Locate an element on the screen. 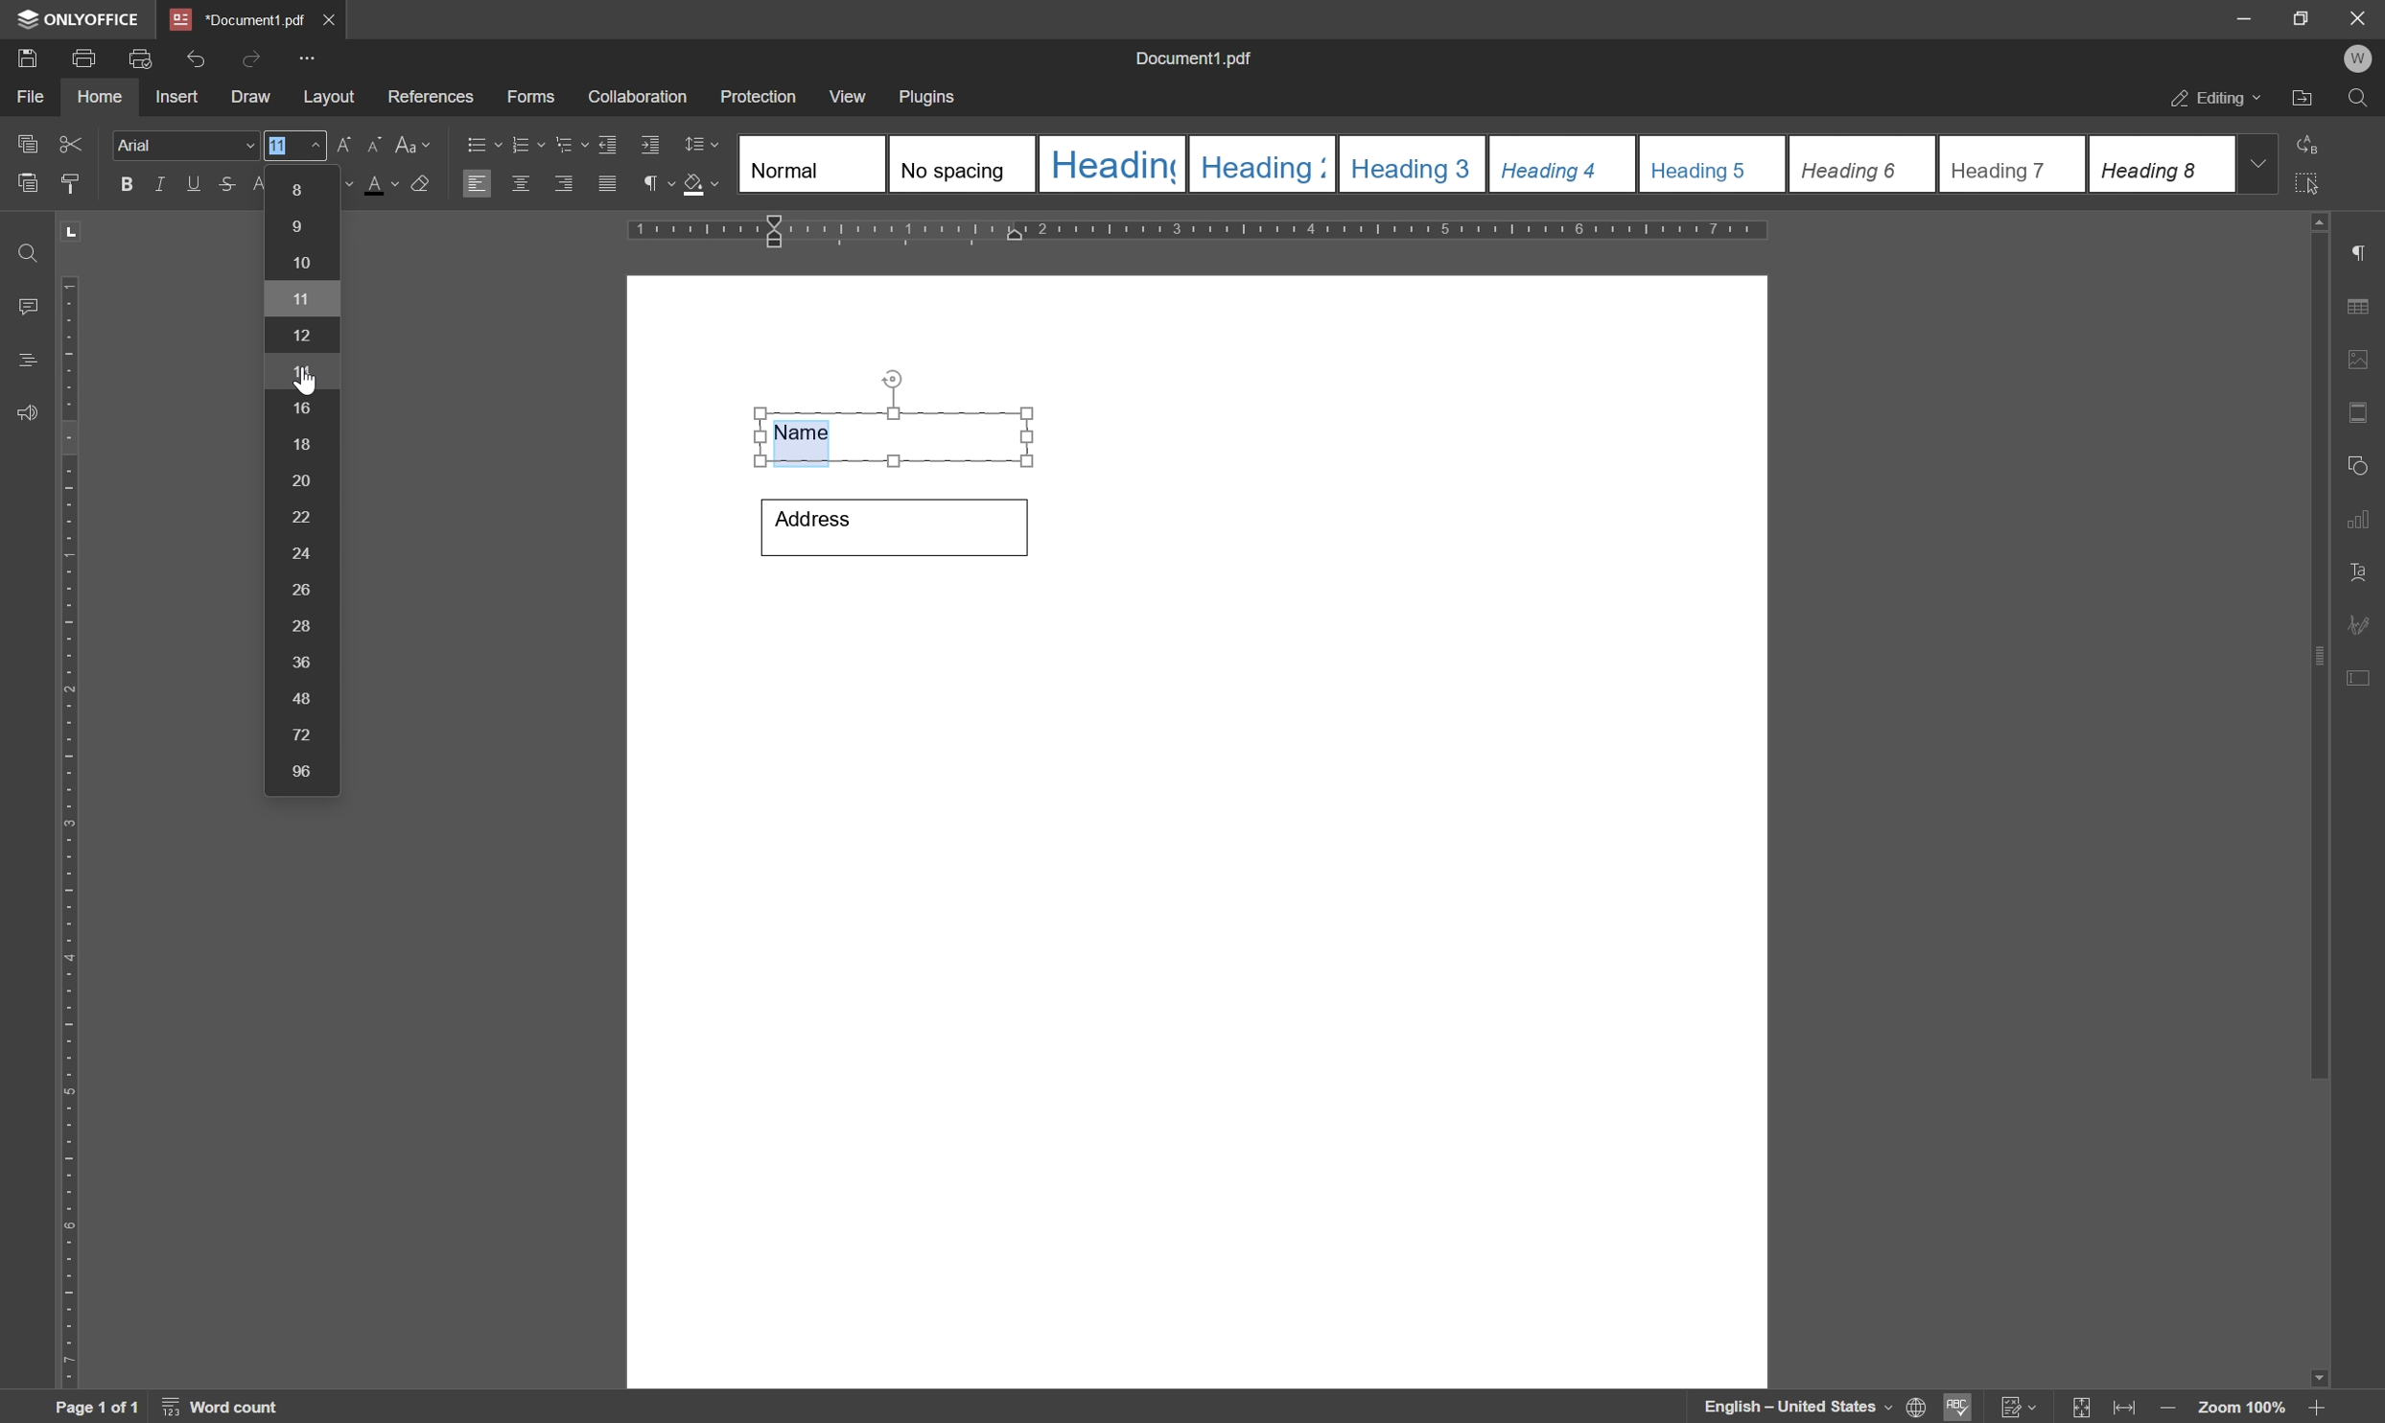 The image size is (2385, 1423). minimize is located at coordinates (2233, 16).